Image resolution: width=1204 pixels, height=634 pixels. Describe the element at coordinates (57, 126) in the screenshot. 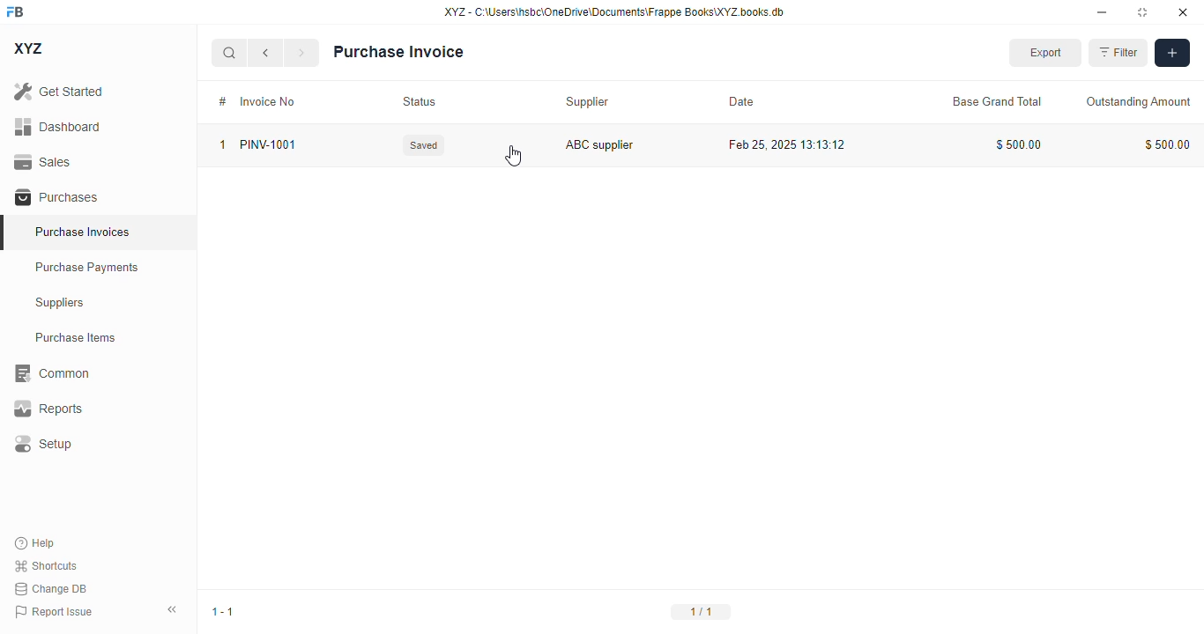

I see `dashboard` at that location.